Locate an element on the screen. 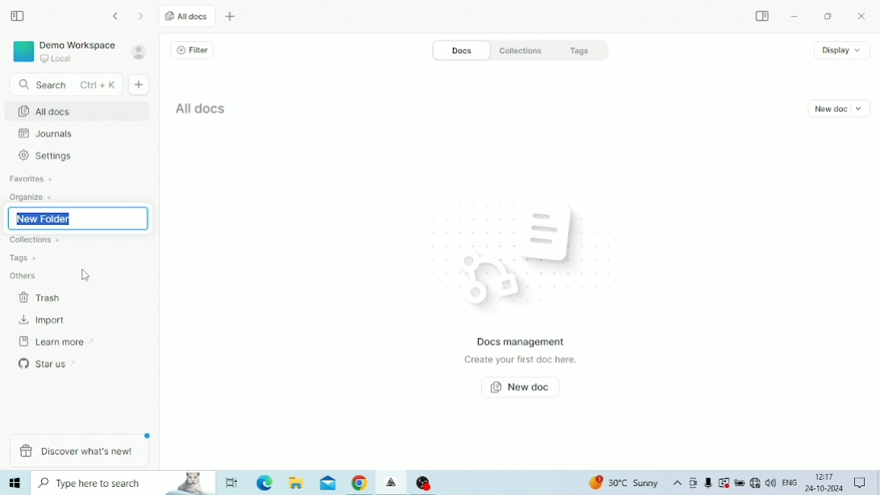 This screenshot has height=495, width=880. Restore Down is located at coordinates (828, 17).